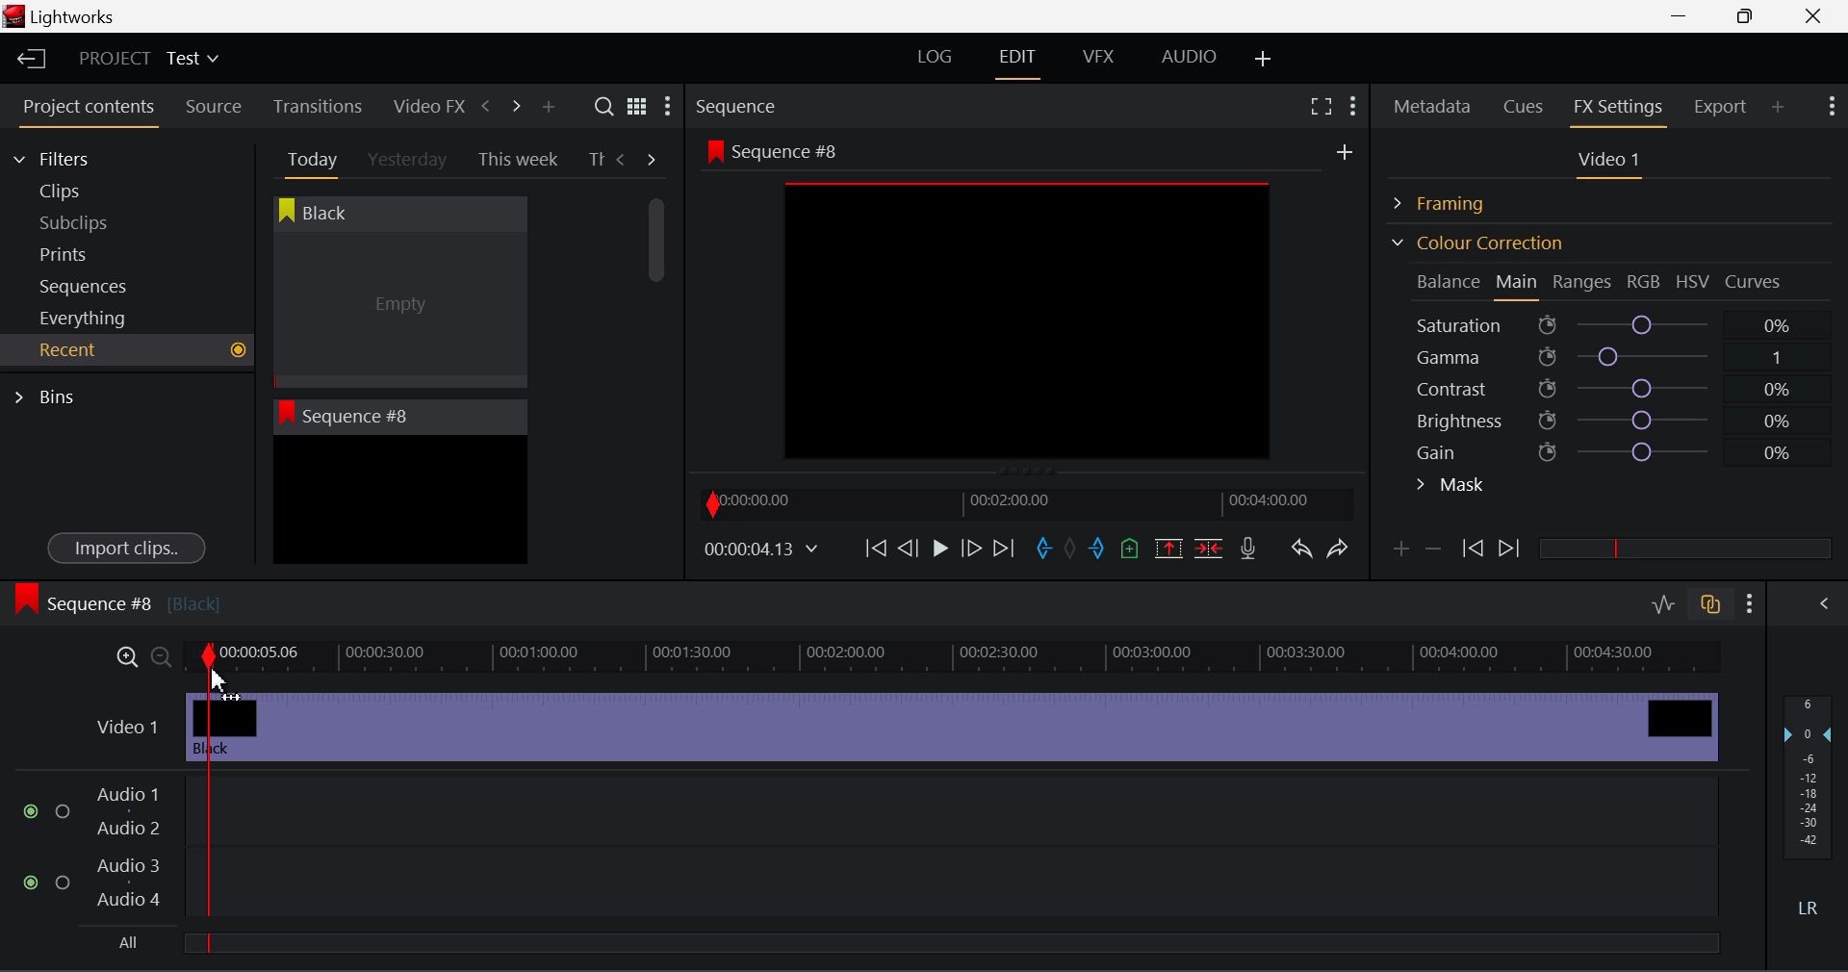  I want to click on RGB, so click(1645, 283).